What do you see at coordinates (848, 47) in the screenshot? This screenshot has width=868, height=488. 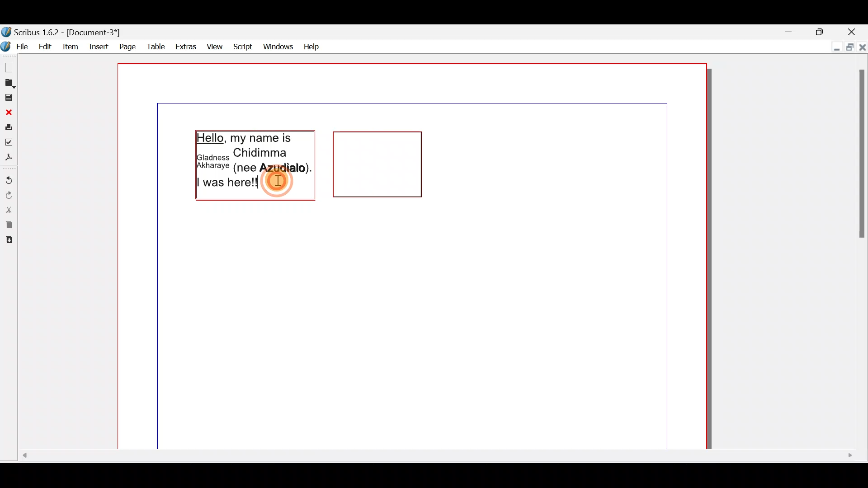 I see `Maximise` at bounding box center [848, 47].